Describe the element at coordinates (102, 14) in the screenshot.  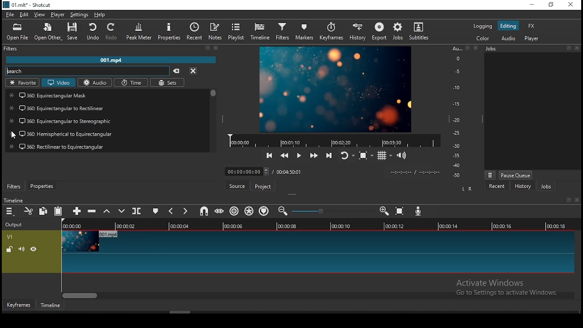
I see `help` at that location.